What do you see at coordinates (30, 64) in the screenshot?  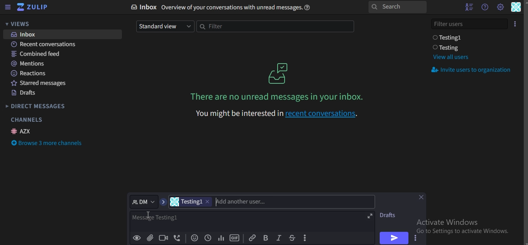 I see `mentions` at bounding box center [30, 64].